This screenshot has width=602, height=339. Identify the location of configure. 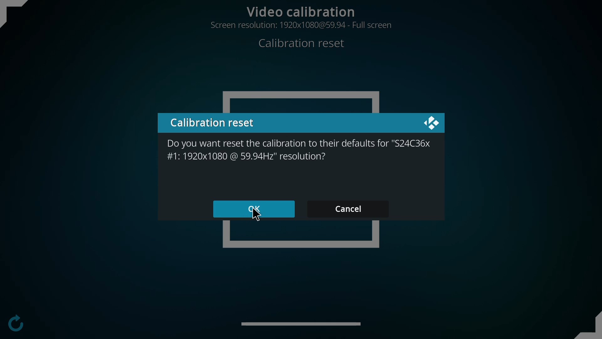
(16, 324).